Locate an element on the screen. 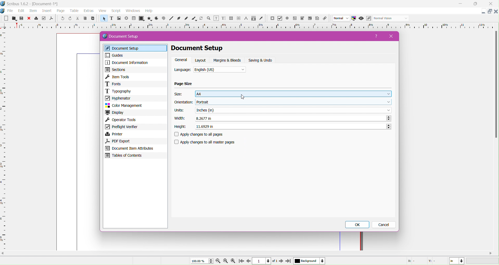  unlink text frames is located at coordinates (239, 18).